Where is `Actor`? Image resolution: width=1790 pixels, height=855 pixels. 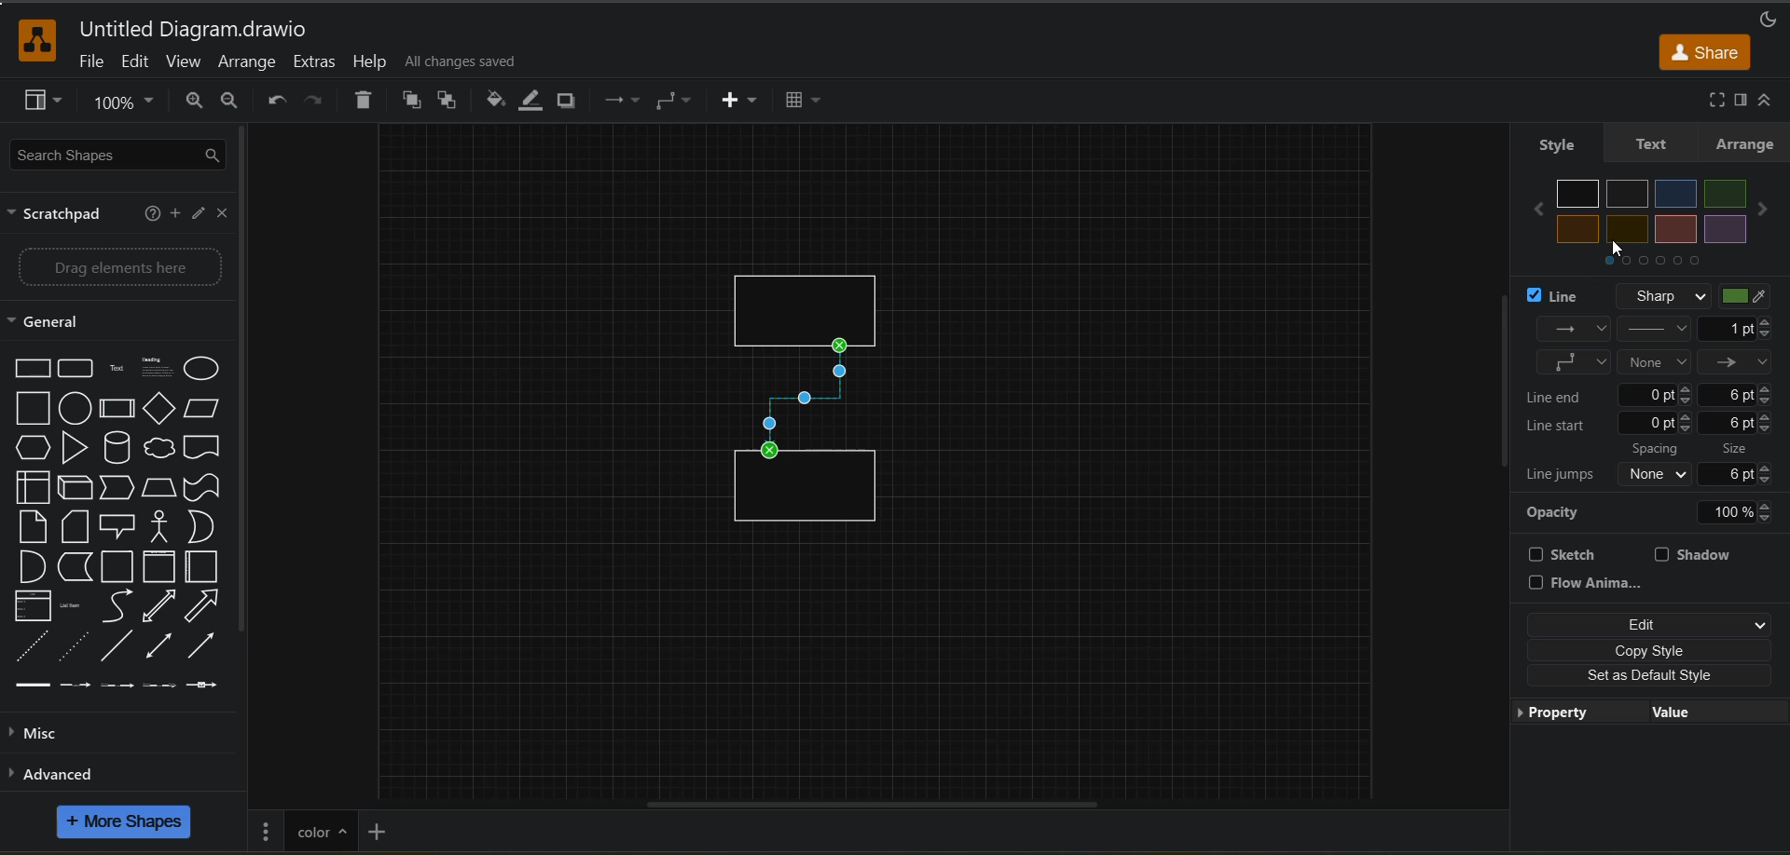
Actor is located at coordinates (164, 526).